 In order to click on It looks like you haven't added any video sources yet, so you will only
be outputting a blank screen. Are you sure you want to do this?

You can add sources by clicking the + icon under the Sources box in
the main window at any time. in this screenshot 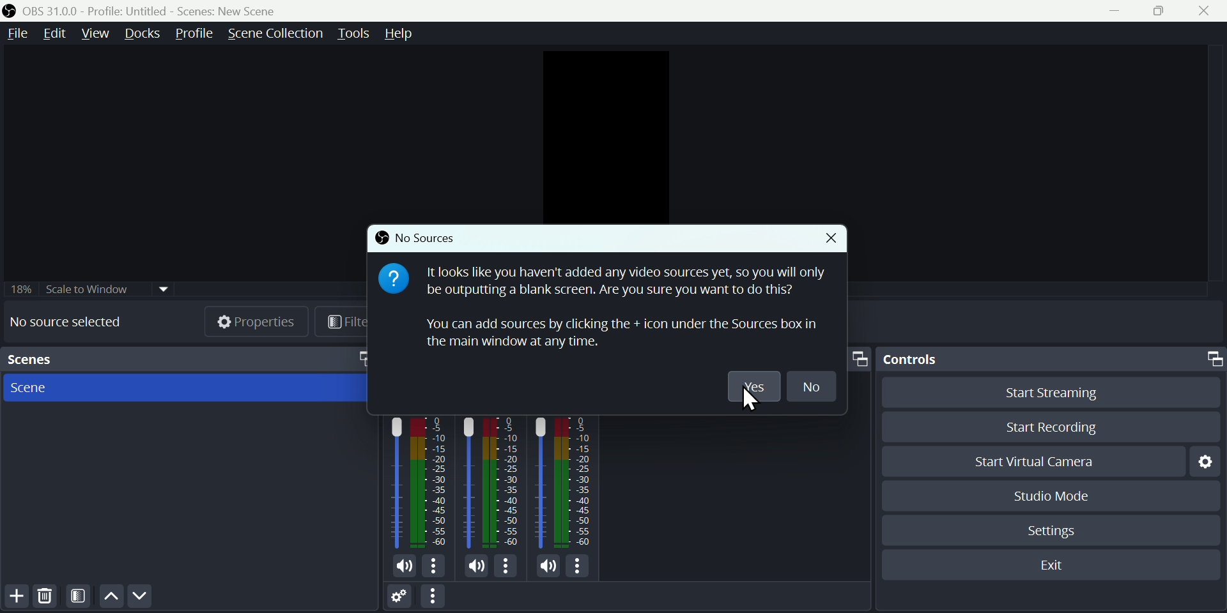, I will do `click(605, 310)`.